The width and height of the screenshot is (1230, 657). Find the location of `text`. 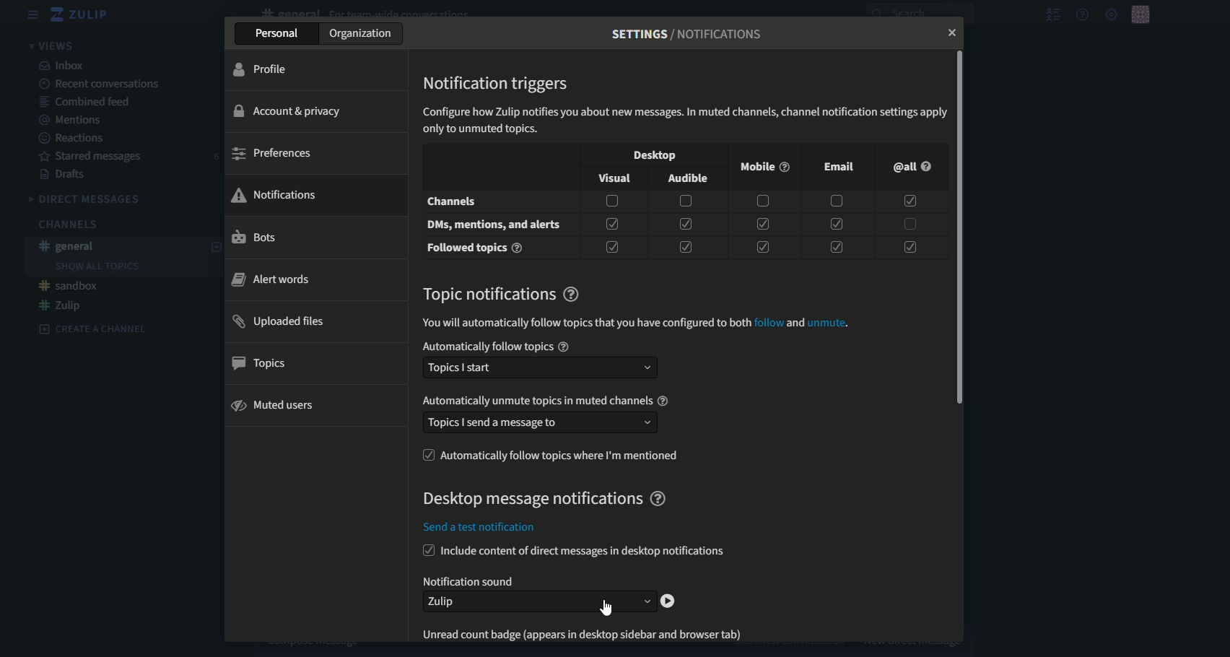

text is located at coordinates (496, 293).